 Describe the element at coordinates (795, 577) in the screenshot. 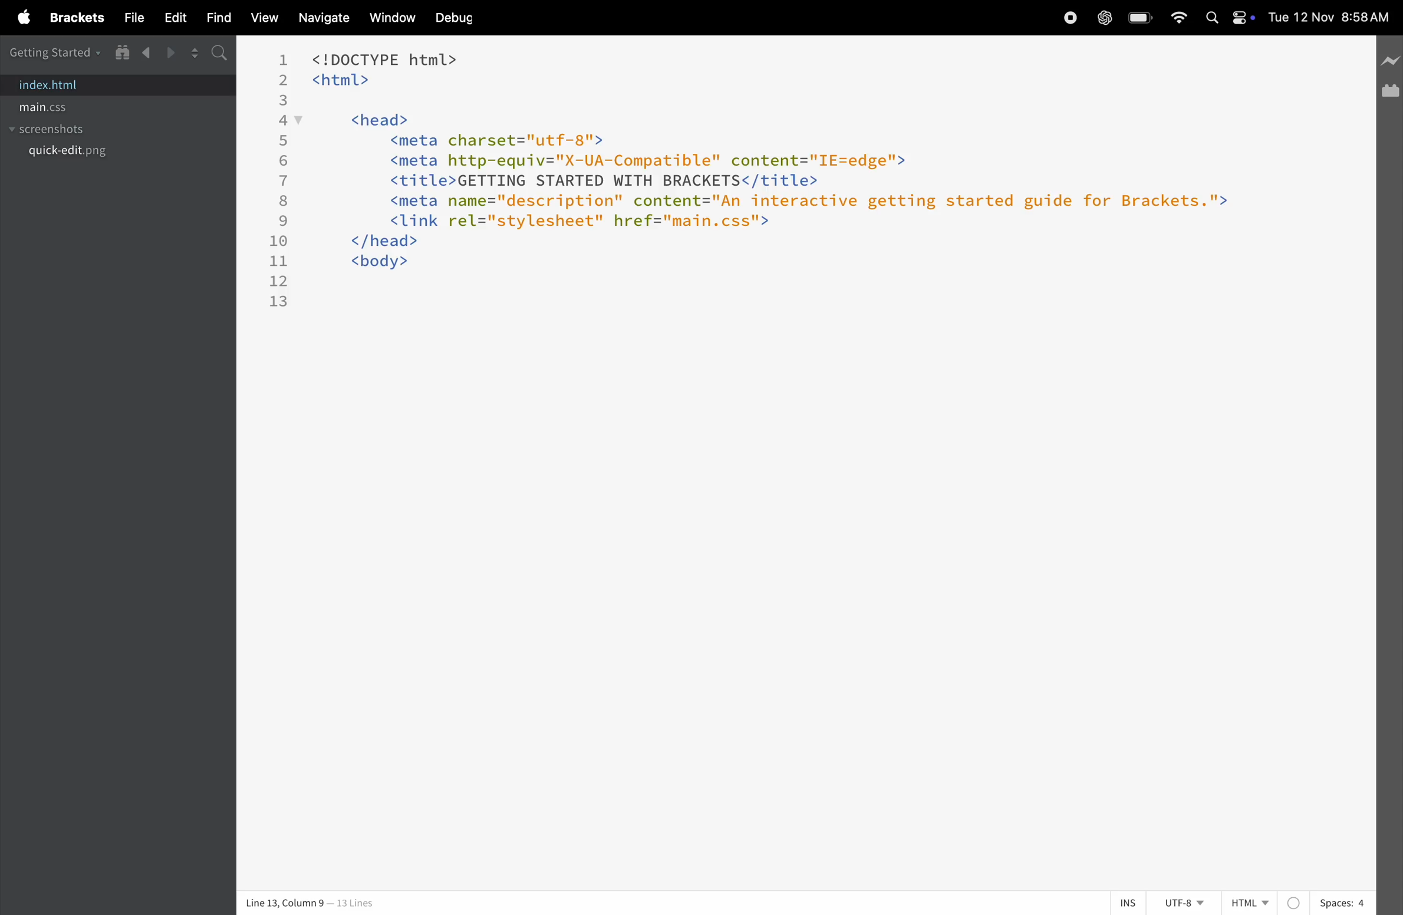

I see `Cursor` at that location.